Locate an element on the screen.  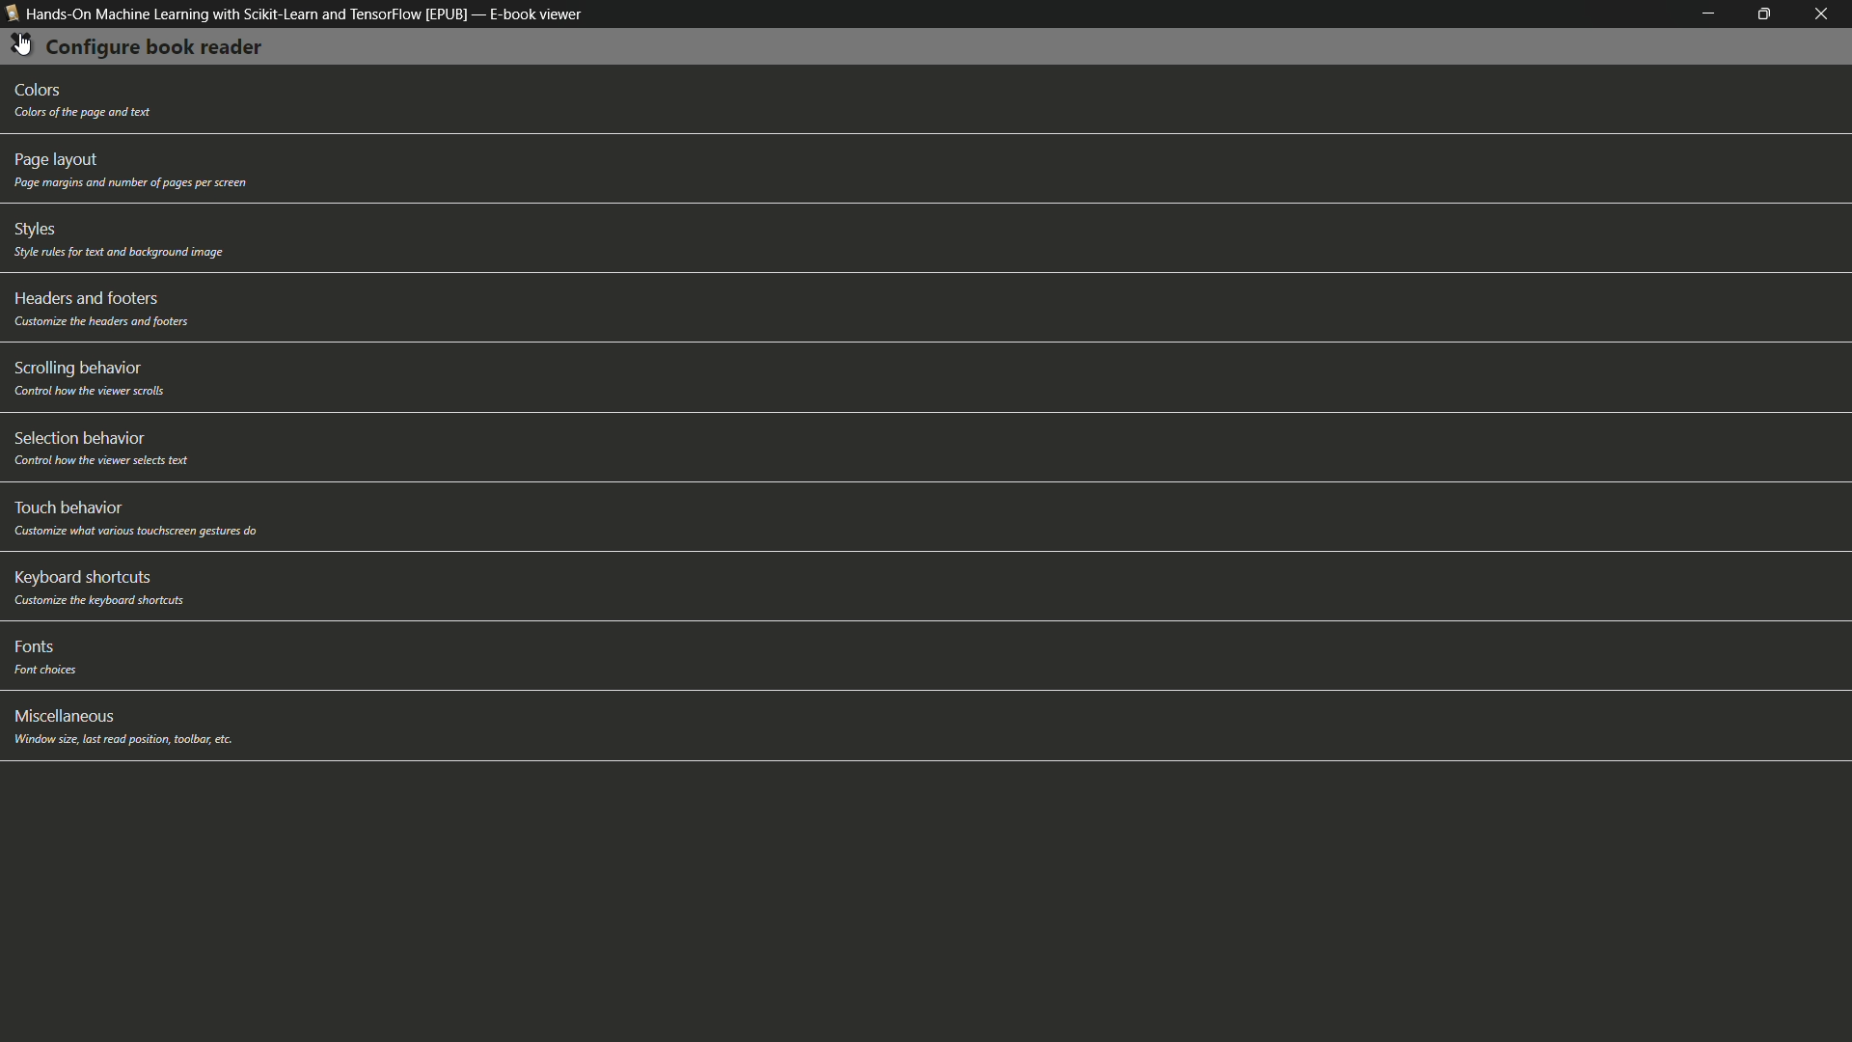
scrolling behavior is located at coordinates (74, 370).